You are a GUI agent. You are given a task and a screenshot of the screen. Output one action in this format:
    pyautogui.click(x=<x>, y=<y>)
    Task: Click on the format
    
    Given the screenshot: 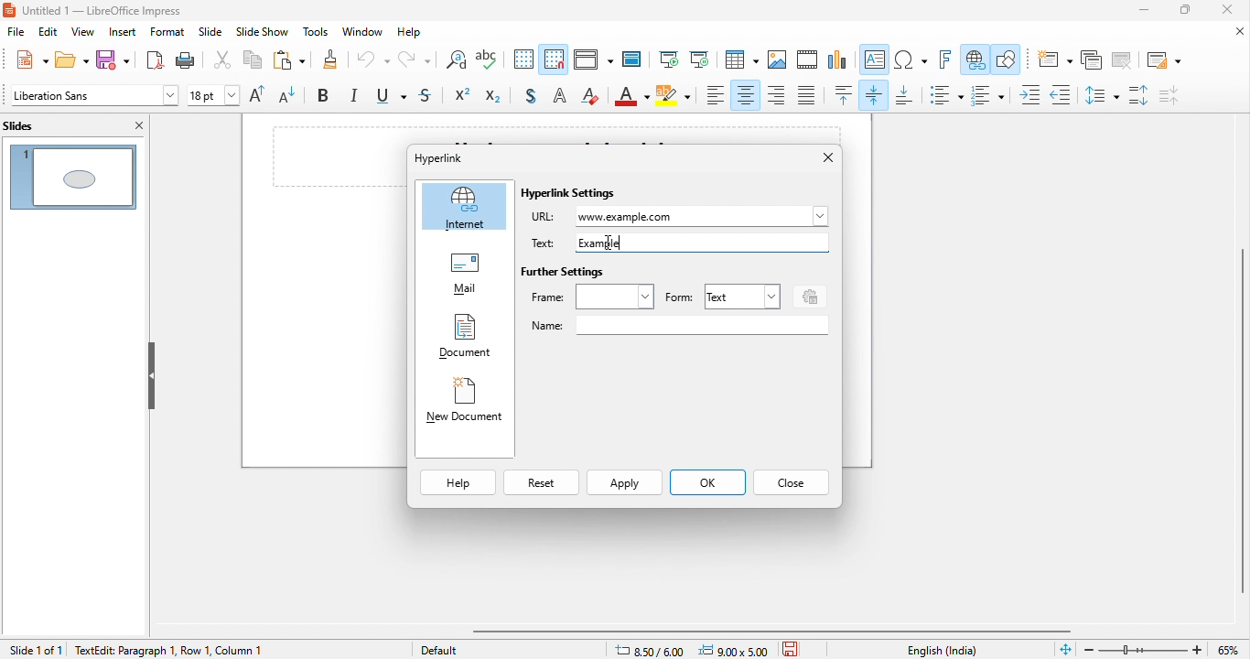 What is the action you would take?
    pyautogui.click(x=167, y=33)
    